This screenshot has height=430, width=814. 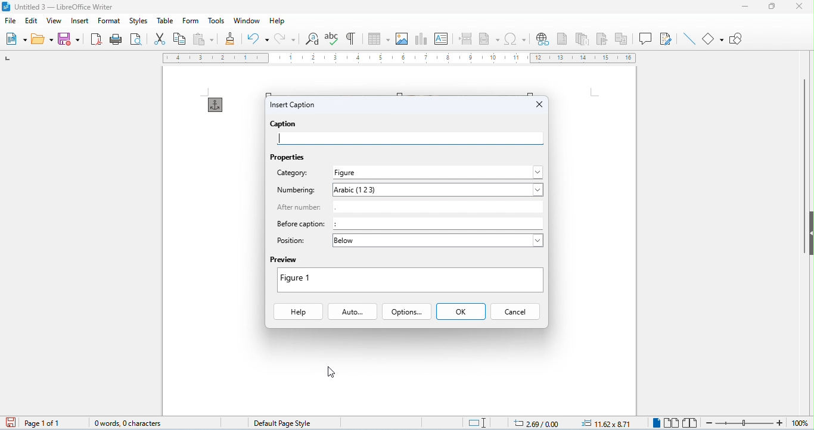 I want to click on word count, so click(x=123, y=421).